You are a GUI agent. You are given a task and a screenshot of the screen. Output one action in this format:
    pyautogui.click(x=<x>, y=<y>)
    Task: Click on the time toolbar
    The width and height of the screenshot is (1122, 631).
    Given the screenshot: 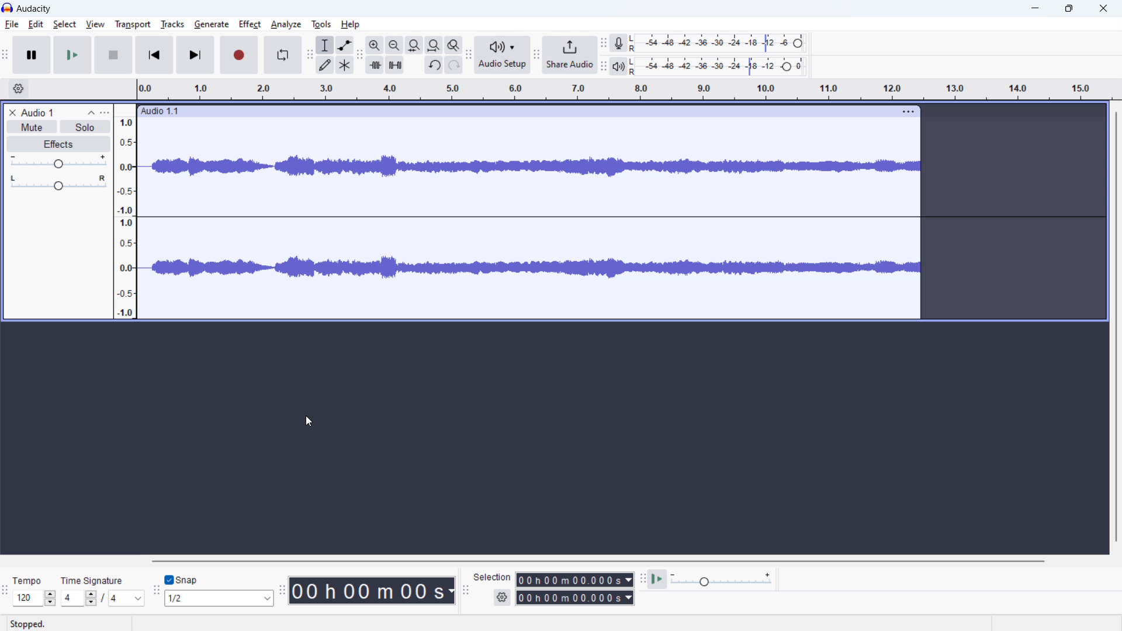 What is the action you would take?
    pyautogui.click(x=282, y=591)
    